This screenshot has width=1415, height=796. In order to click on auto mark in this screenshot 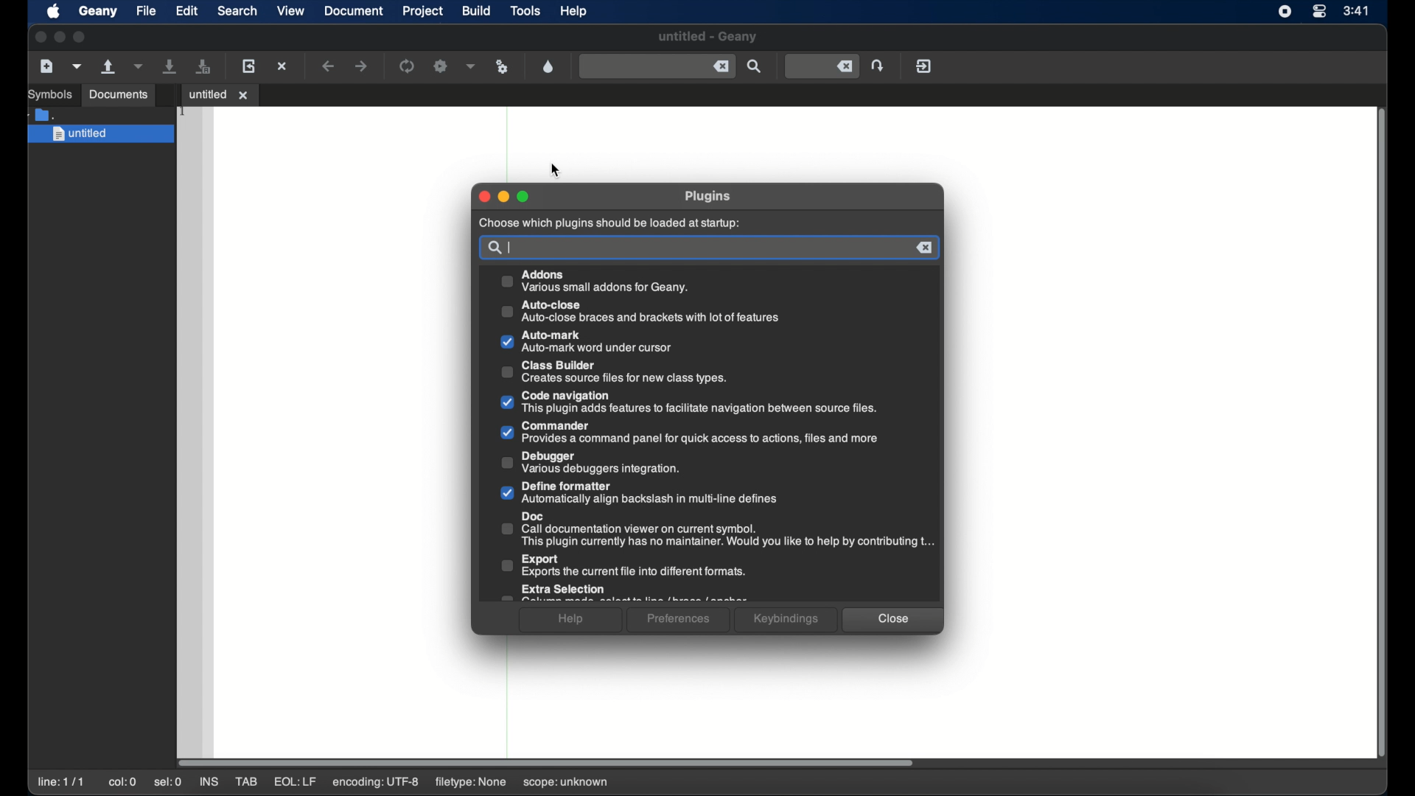, I will do `click(586, 341)`.